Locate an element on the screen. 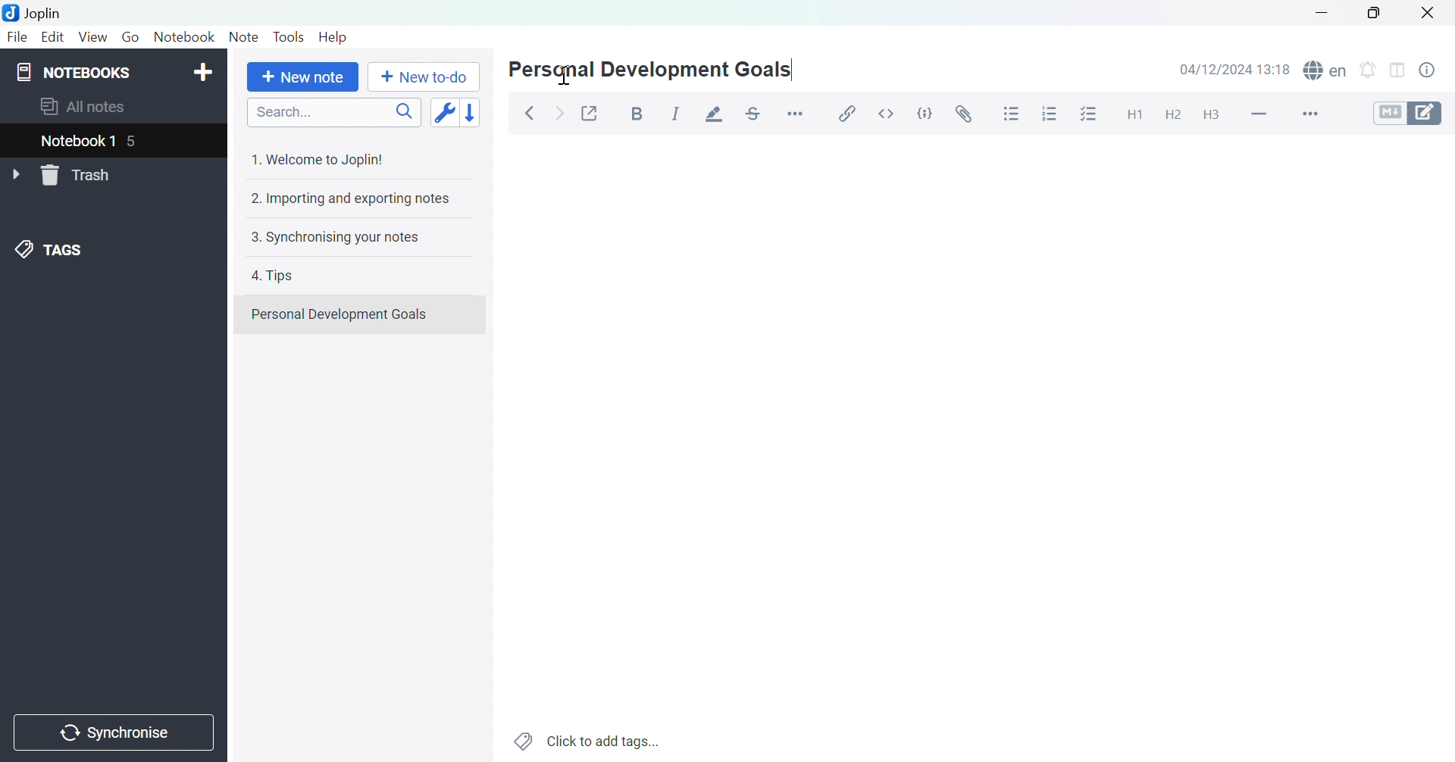 The height and width of the screenshot is (762, 1455). 3. Synchronising your notes is located at coordinates (339, 237).